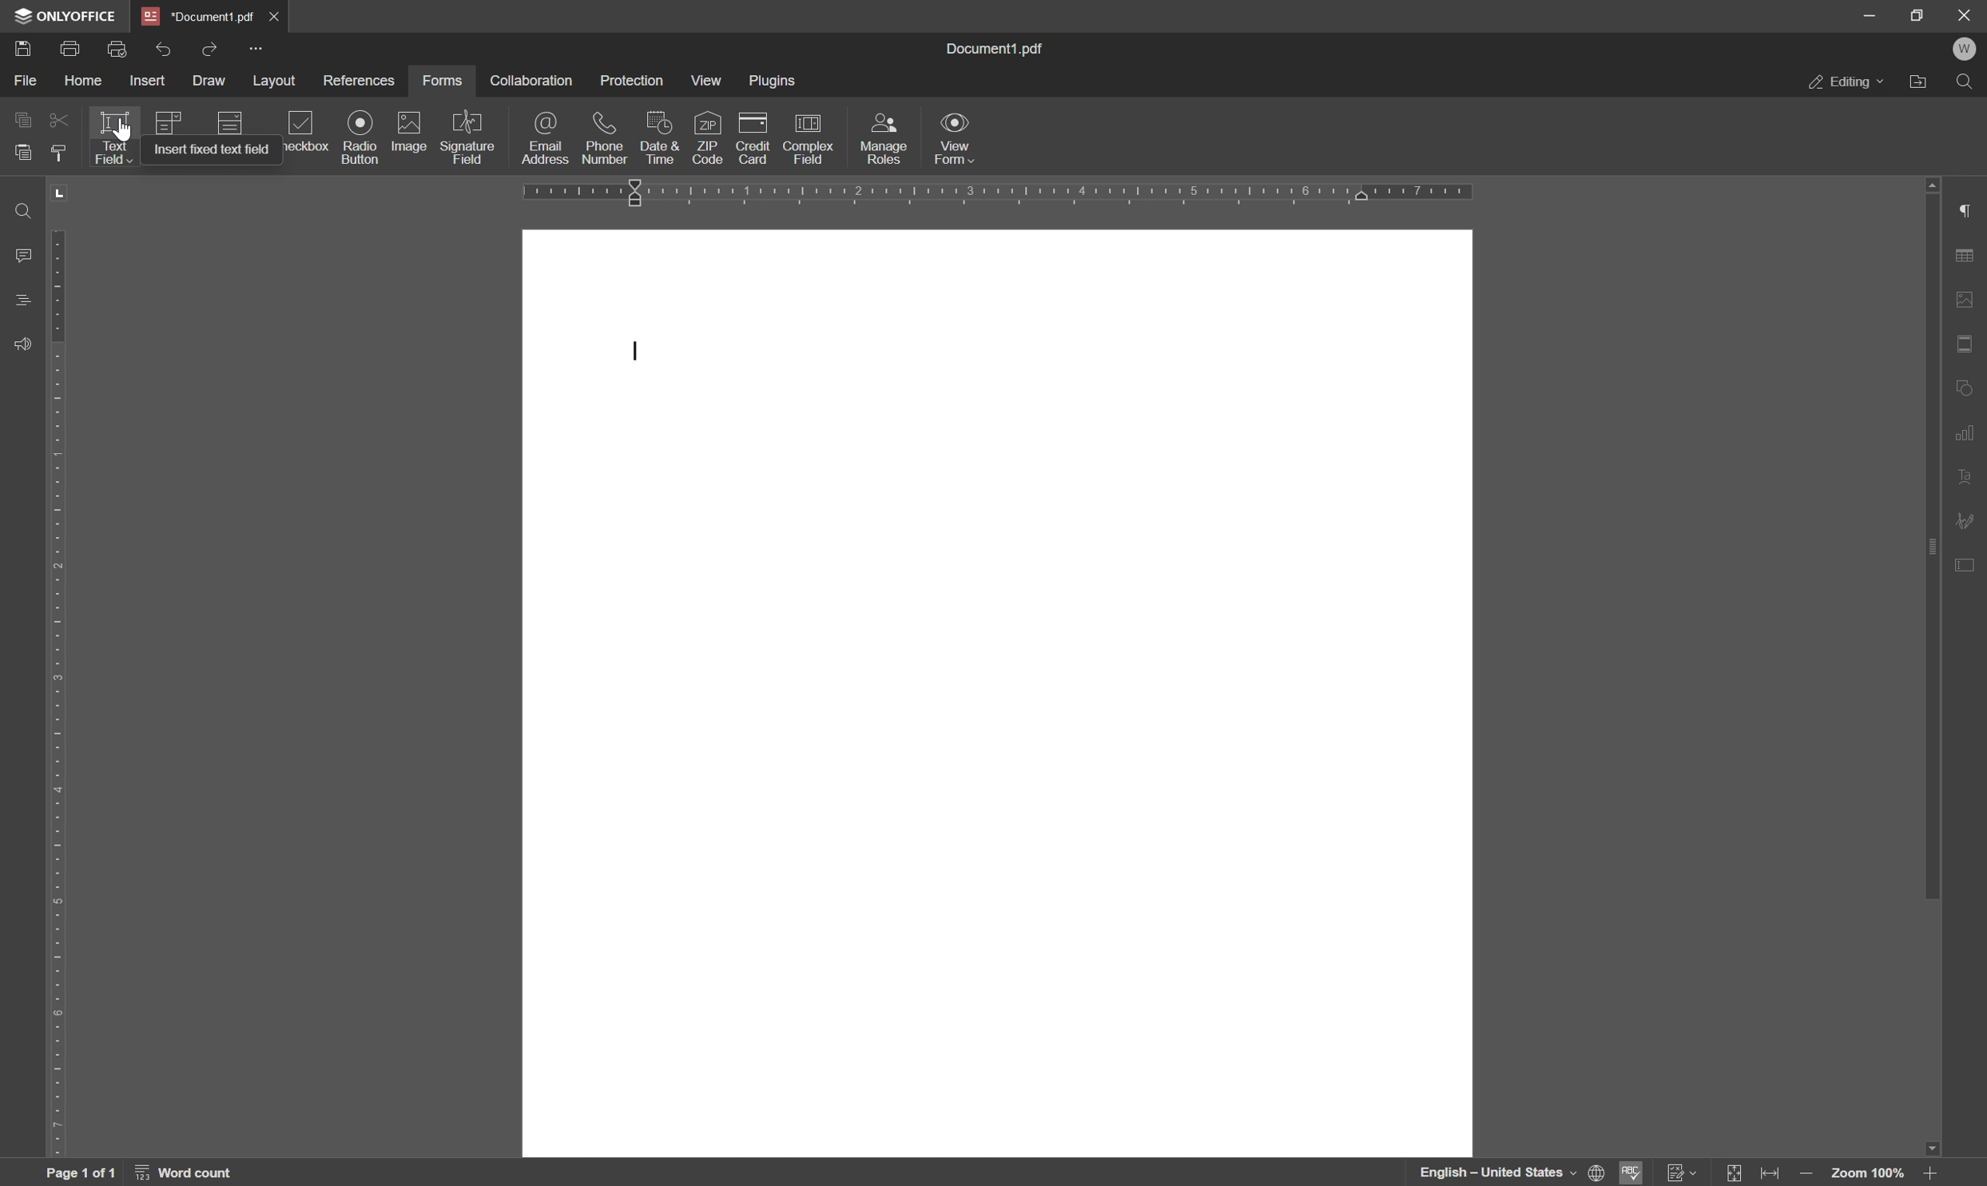  Describe the element at coordinates (1870, 15) in the screenshot. I see `minimize` at that location.